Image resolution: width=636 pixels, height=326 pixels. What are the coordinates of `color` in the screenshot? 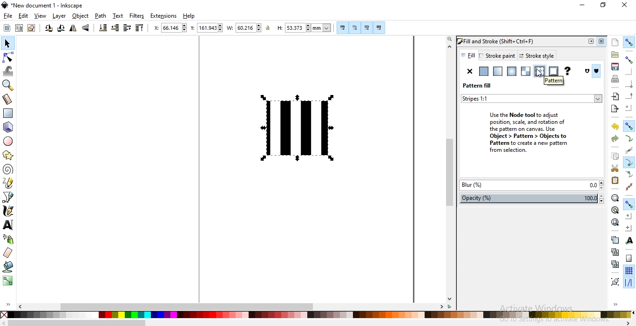 It's located at (316, 315).